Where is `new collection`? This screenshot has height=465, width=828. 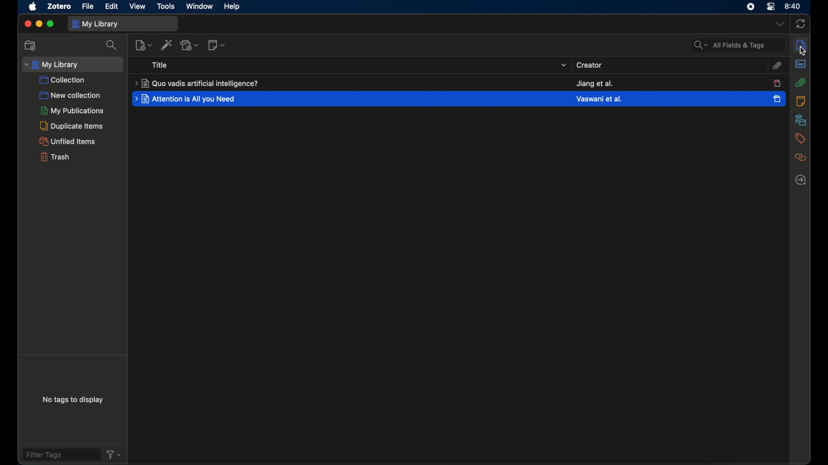
new collection is located at coordinates (70, 95).